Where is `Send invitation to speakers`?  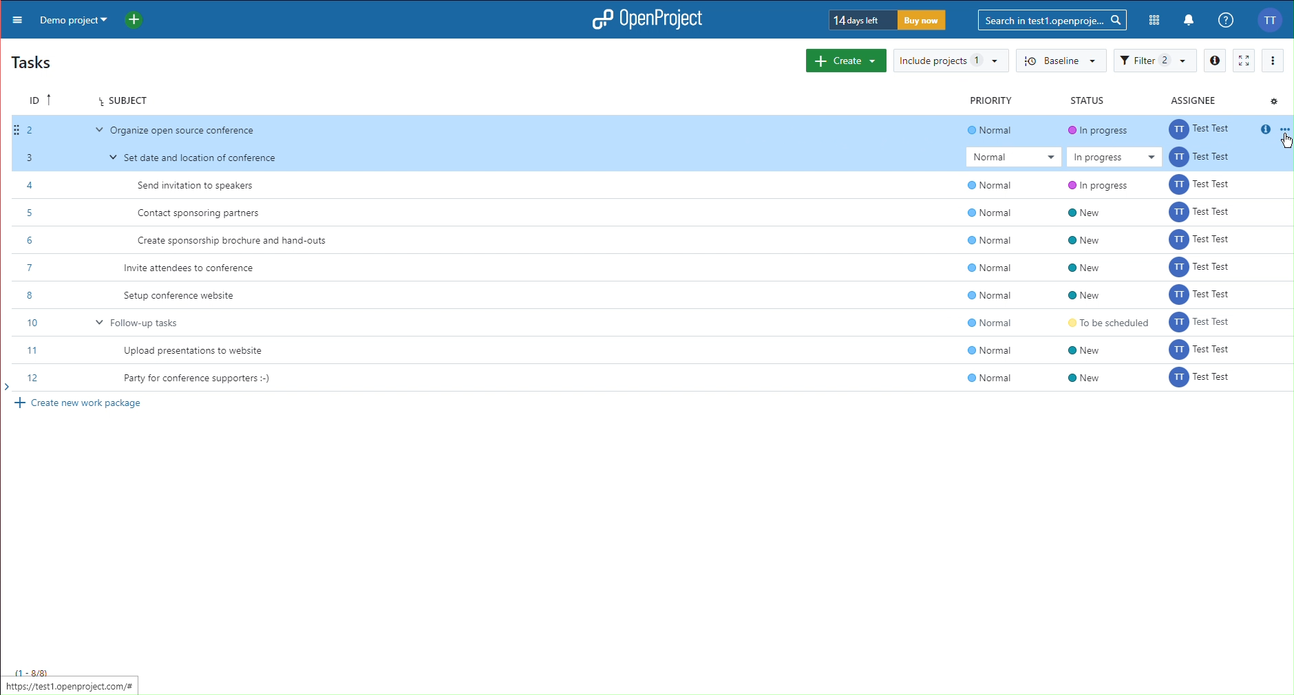
Send invitation to speakers is located at coordinates (202, 186).